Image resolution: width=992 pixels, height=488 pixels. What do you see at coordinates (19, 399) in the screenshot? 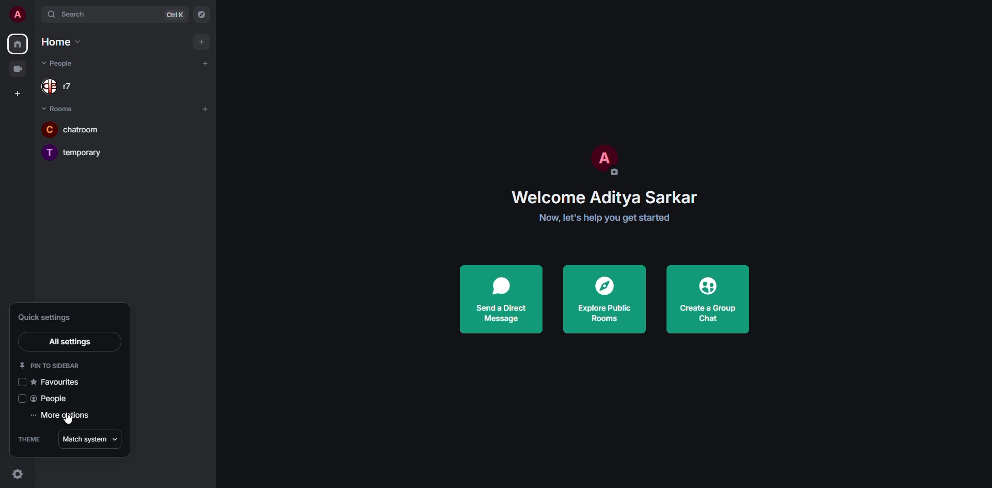
I see `click to enable` at bounding box center [19, 399].